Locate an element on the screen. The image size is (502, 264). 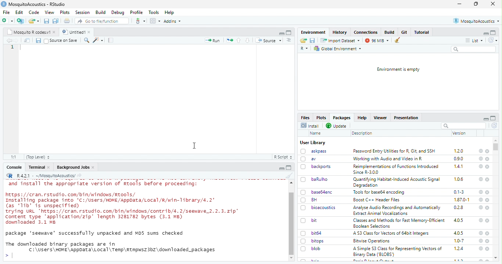
scroll up is located at coordinates (496, 140).